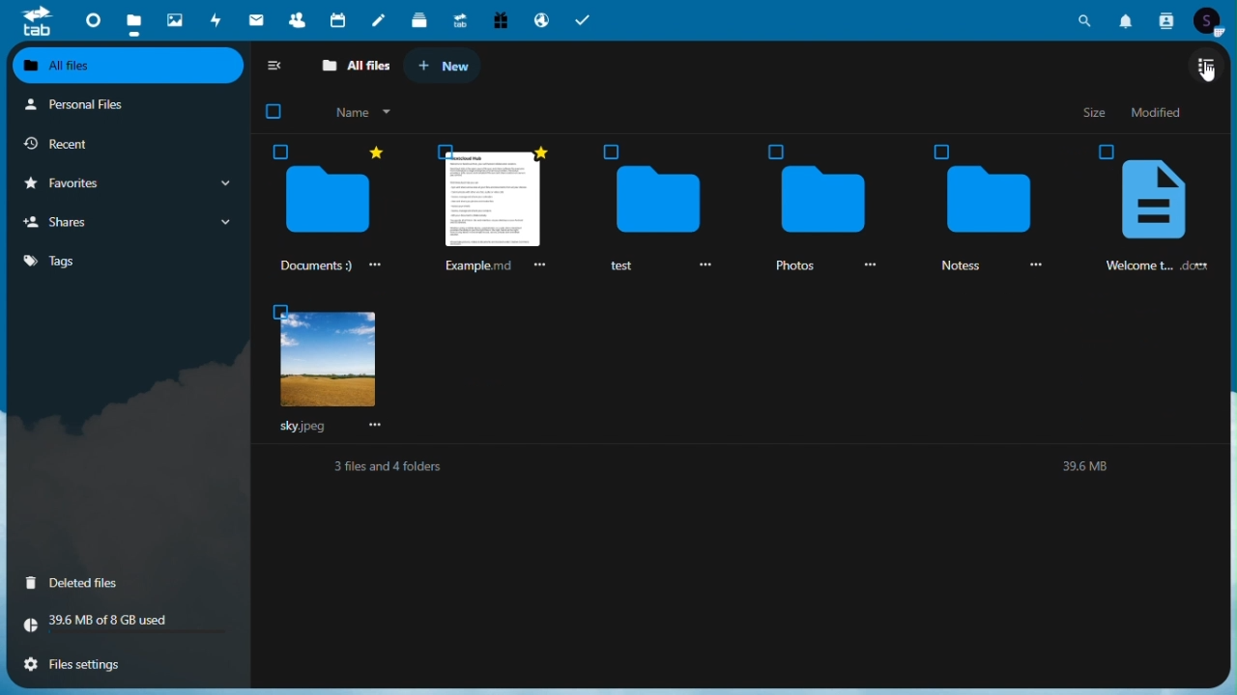 The height and width of the screenshot is (695, 1237). Describe the element at coordinates (941, 150) in the screenshot. I see `checkbox` at that location.